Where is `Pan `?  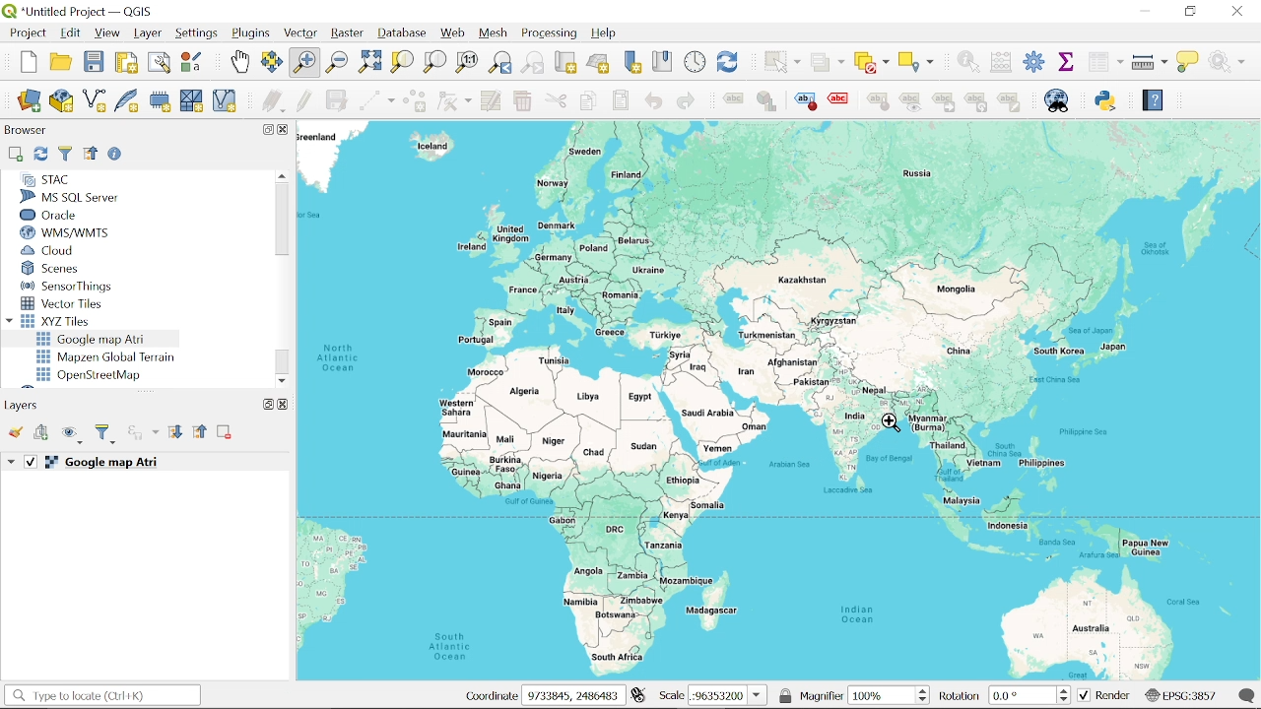
Pan  is located at coordinates (239, 62).